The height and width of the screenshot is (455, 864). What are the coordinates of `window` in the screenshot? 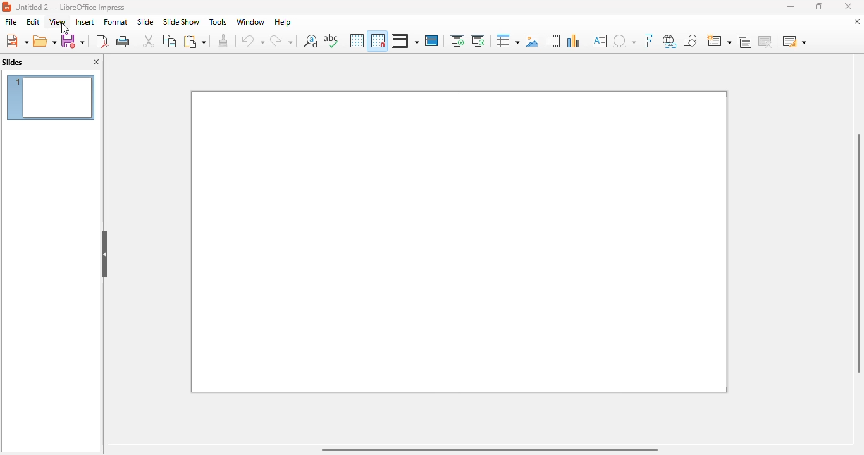 It's located at (250, 22).